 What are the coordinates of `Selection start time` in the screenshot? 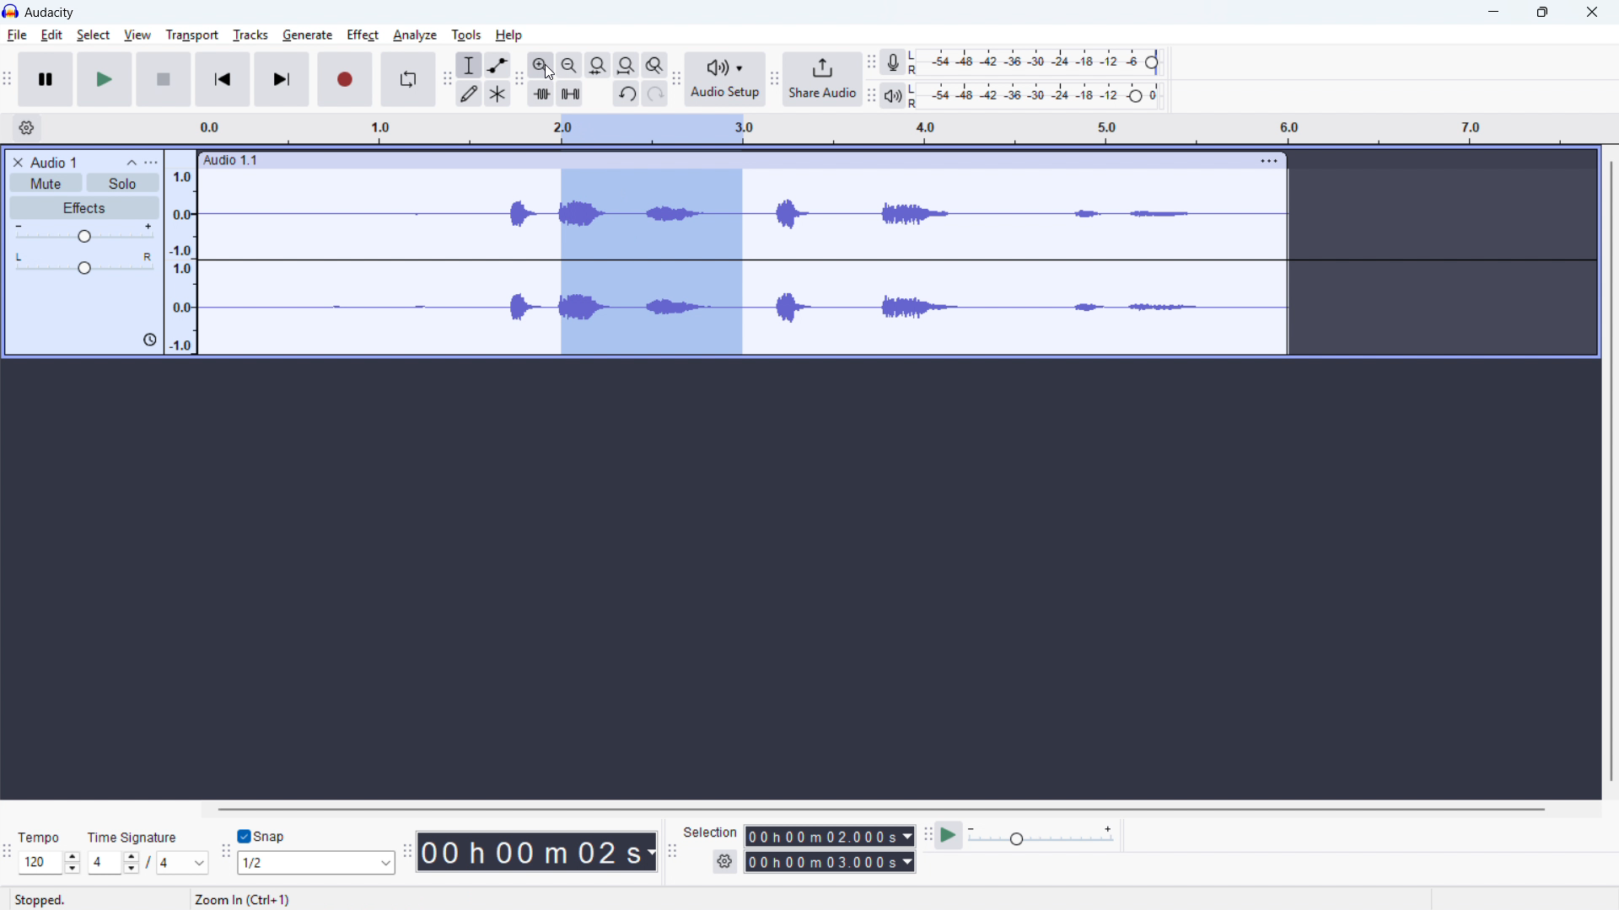 It's located at (831, 835).